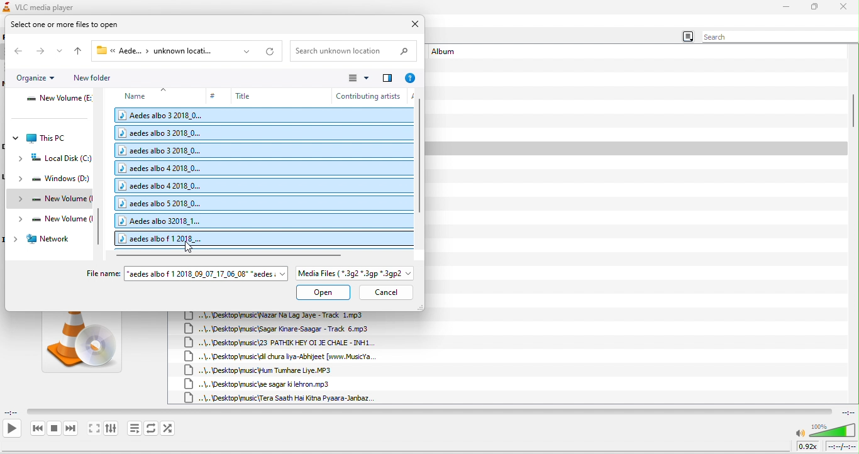 The width and height of the screenshot is (859, 454). Describe the element at coordinates (111, 429) in the screenshot. I see `show extended settings` at that location.